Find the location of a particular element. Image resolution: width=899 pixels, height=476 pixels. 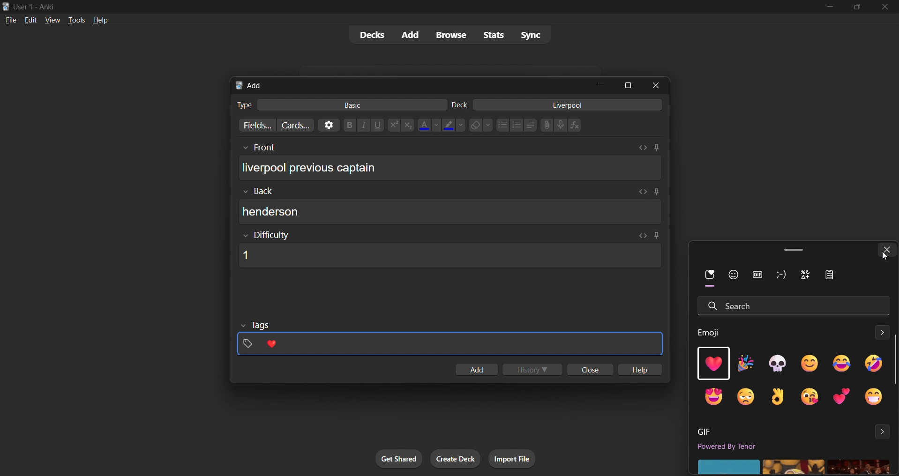

Scrollbar is located at coordinates (893, 359).